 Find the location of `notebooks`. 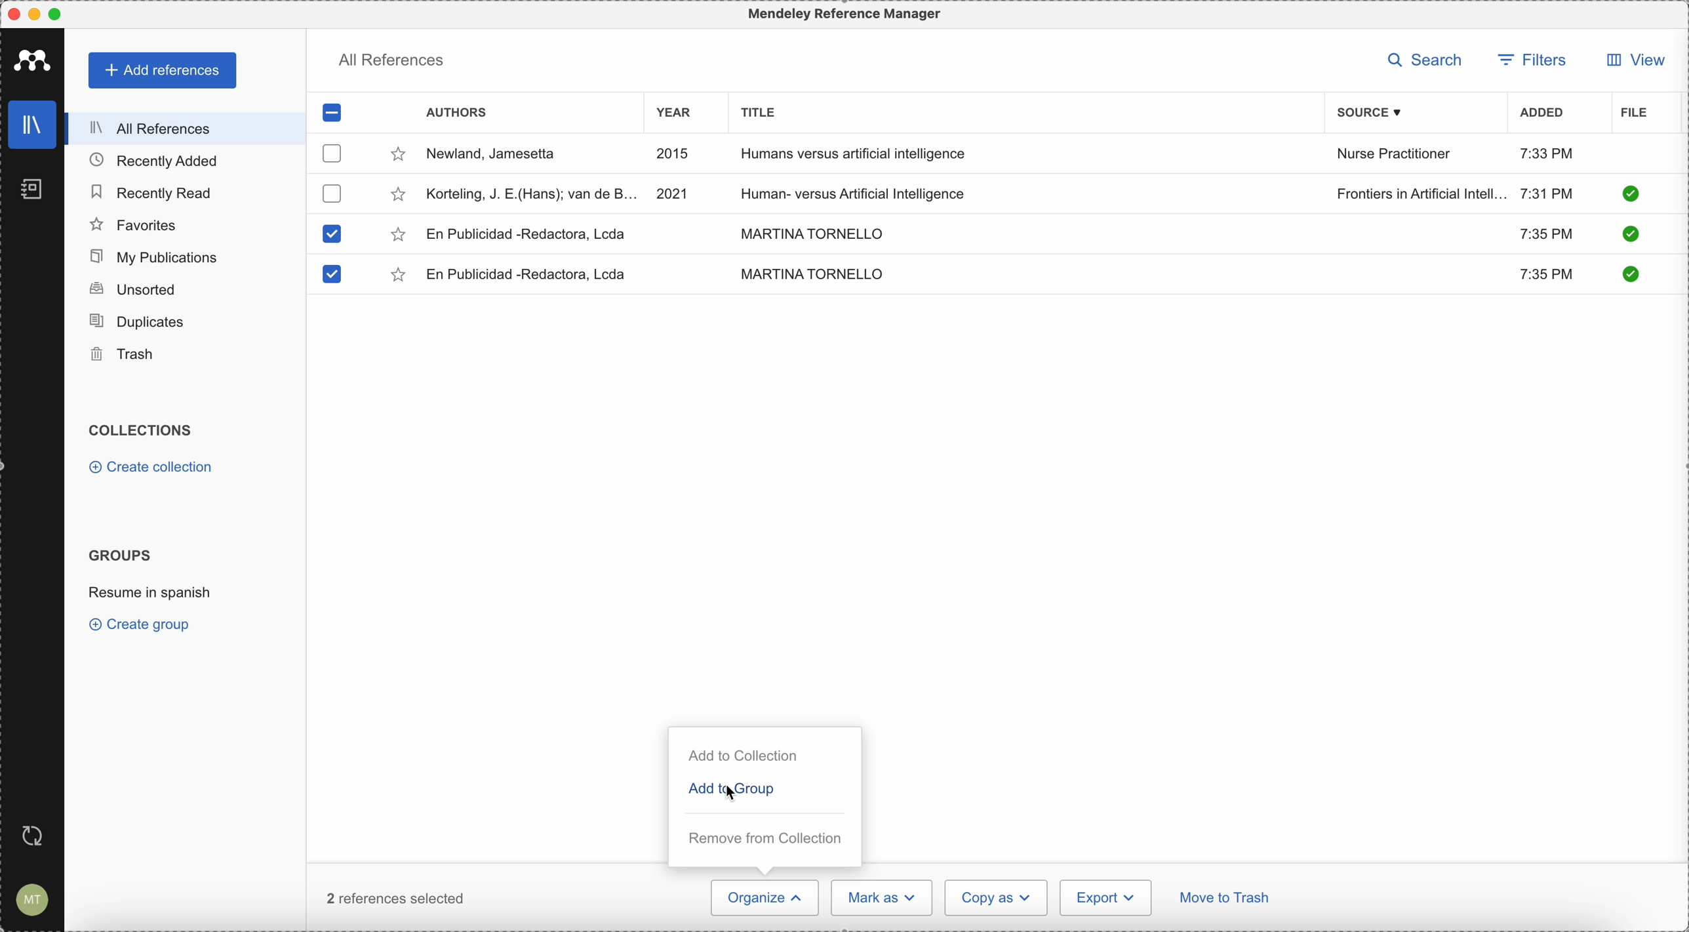

notebooks is located at coordinates (34, 193).